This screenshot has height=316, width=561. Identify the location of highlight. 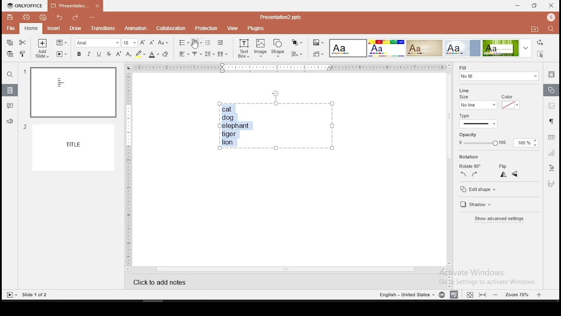
(140, 54).